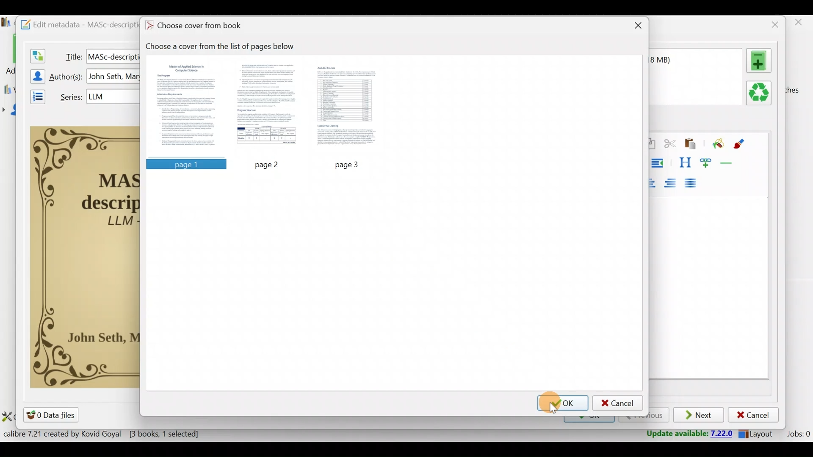 The width and height of the screenshot is (813, 457). What do you see at coordinates (553, 408) in the screenshot?
I see `cursor` at bounding box center [553, 408].